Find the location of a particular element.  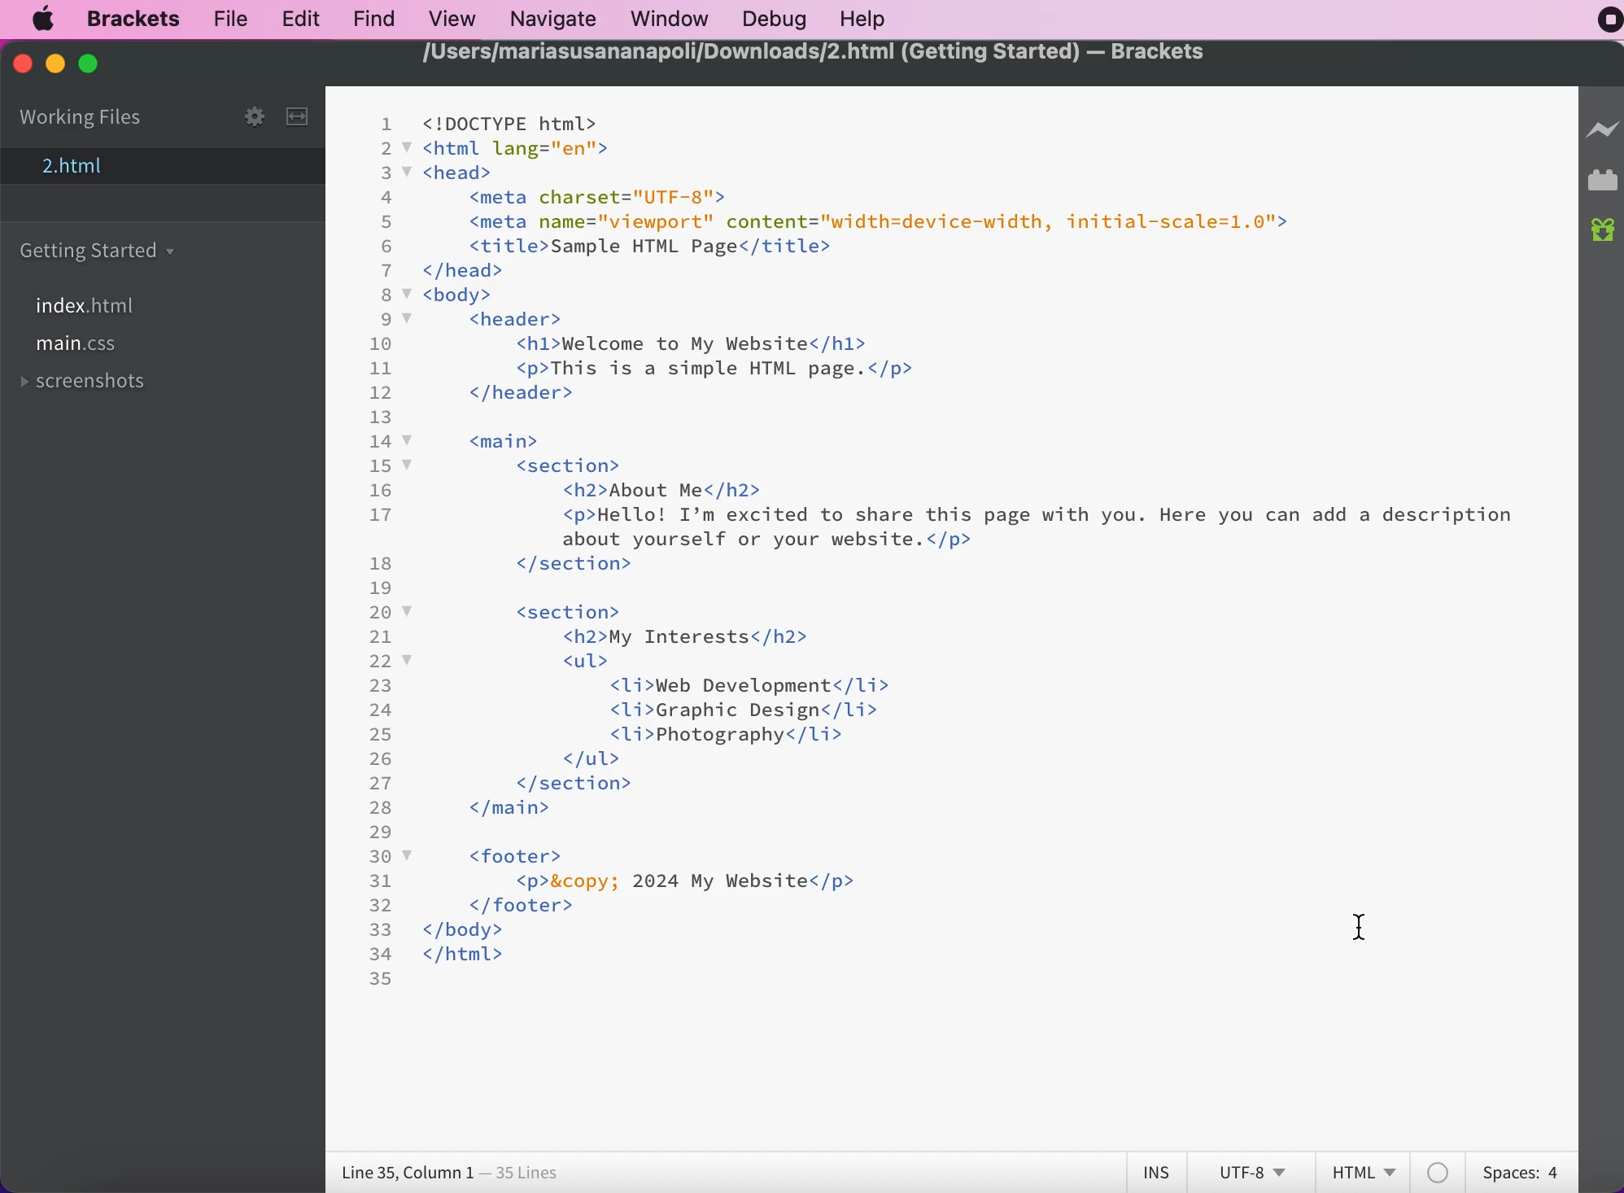

2 is located at coordinates (388, 149).